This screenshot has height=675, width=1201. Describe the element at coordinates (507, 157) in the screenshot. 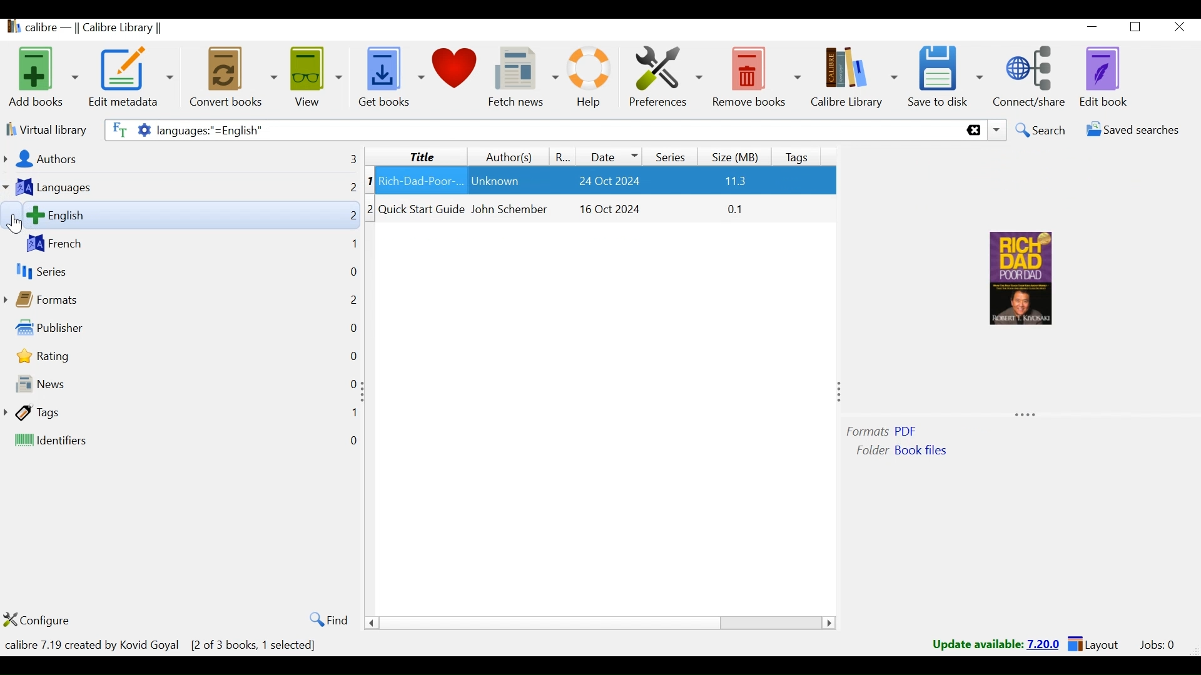

I see `Authors` at that location.